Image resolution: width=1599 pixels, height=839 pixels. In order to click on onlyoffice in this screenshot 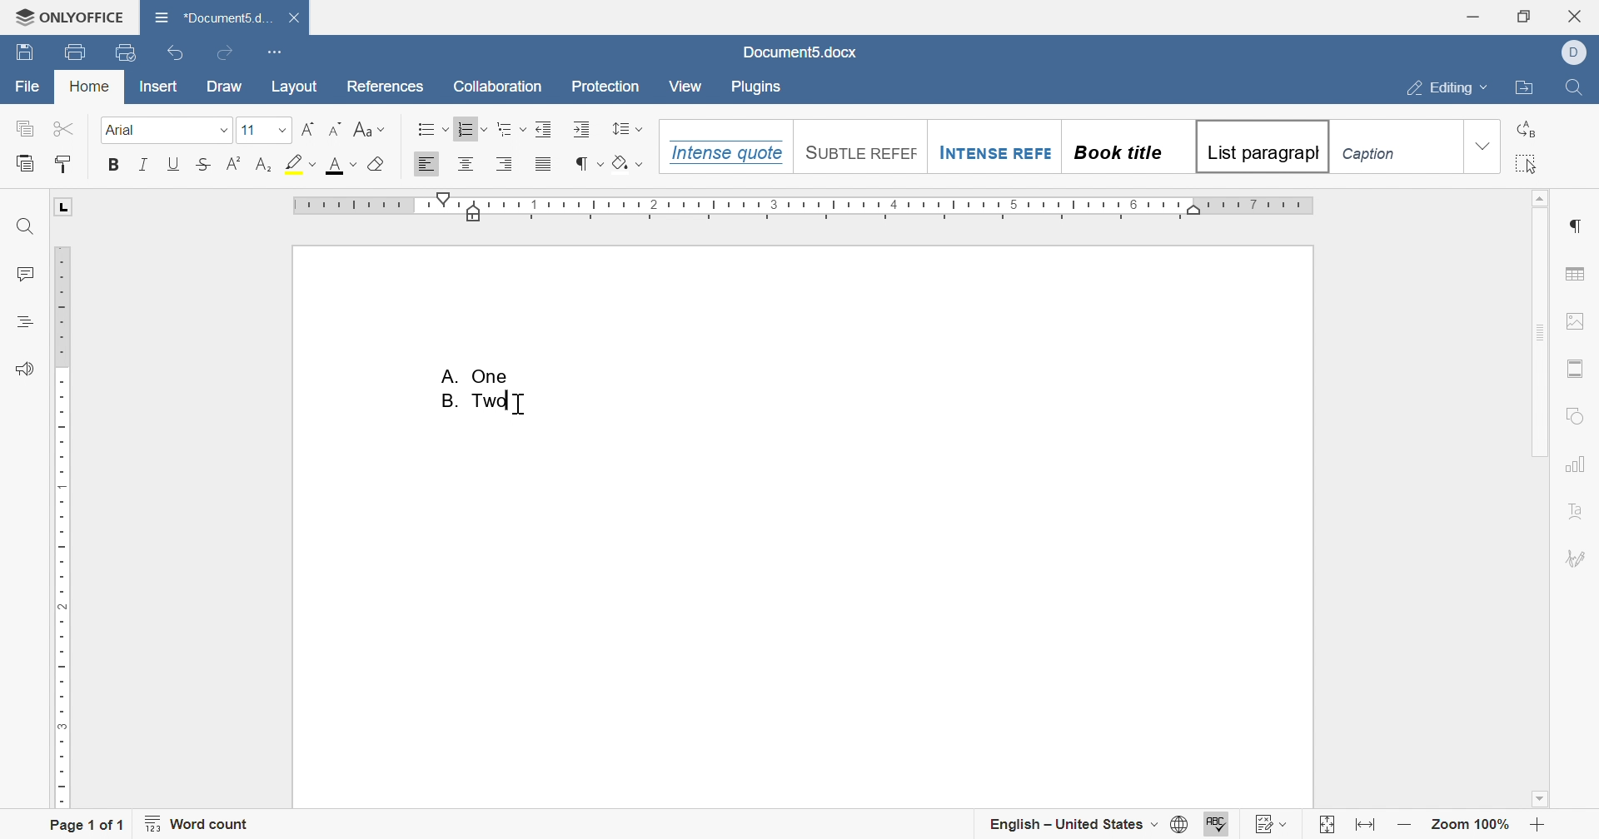, I will do `click(70, 17)`.